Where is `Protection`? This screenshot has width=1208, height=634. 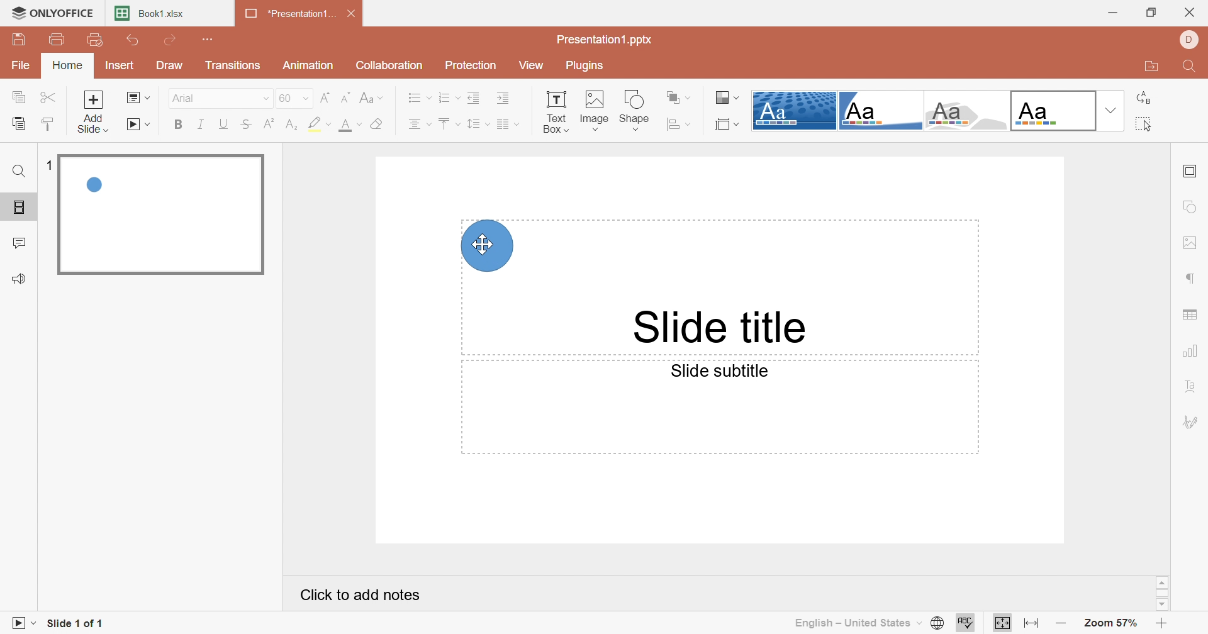
Protection is located at coordinates (474, 65).